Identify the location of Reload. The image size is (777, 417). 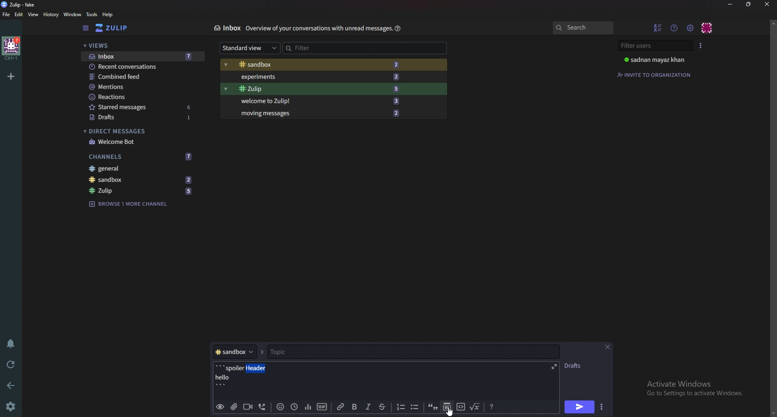
(12, 364).